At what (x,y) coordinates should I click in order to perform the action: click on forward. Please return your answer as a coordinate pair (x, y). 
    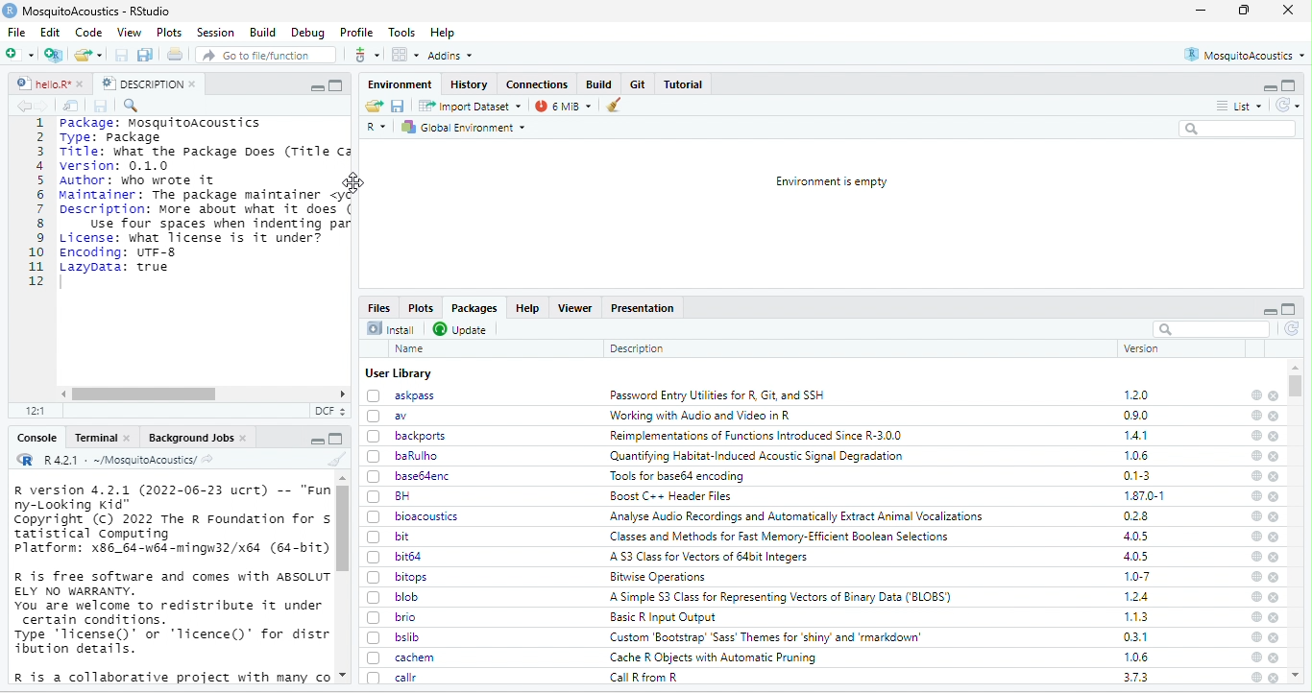
    Looking at the image, I should click on (45, 106).